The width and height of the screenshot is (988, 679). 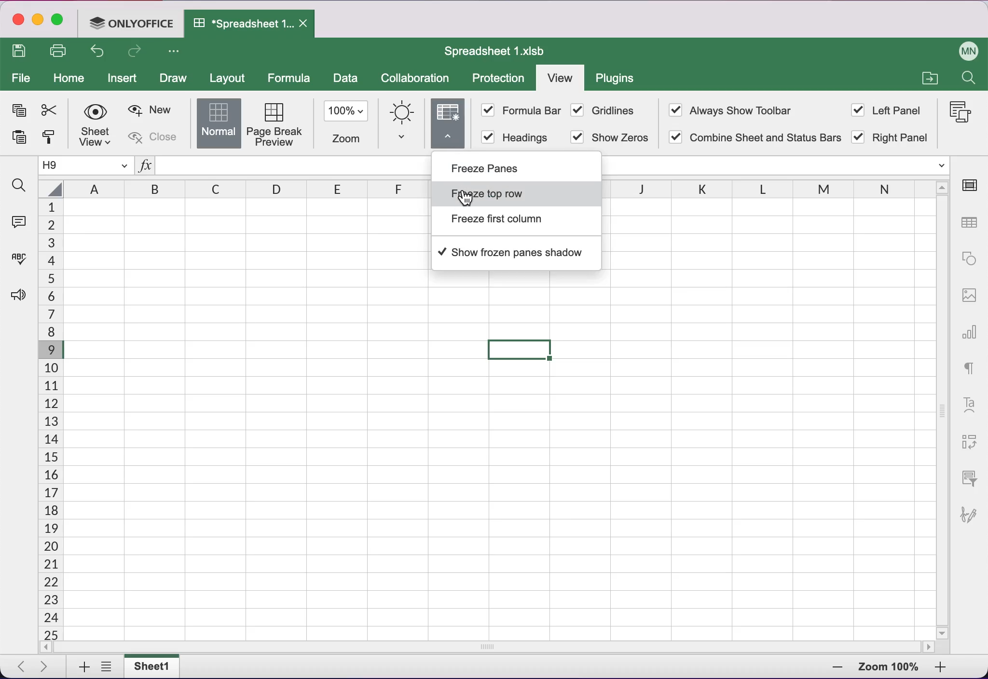 I want to click on plugins, so click(x=620, y=80).